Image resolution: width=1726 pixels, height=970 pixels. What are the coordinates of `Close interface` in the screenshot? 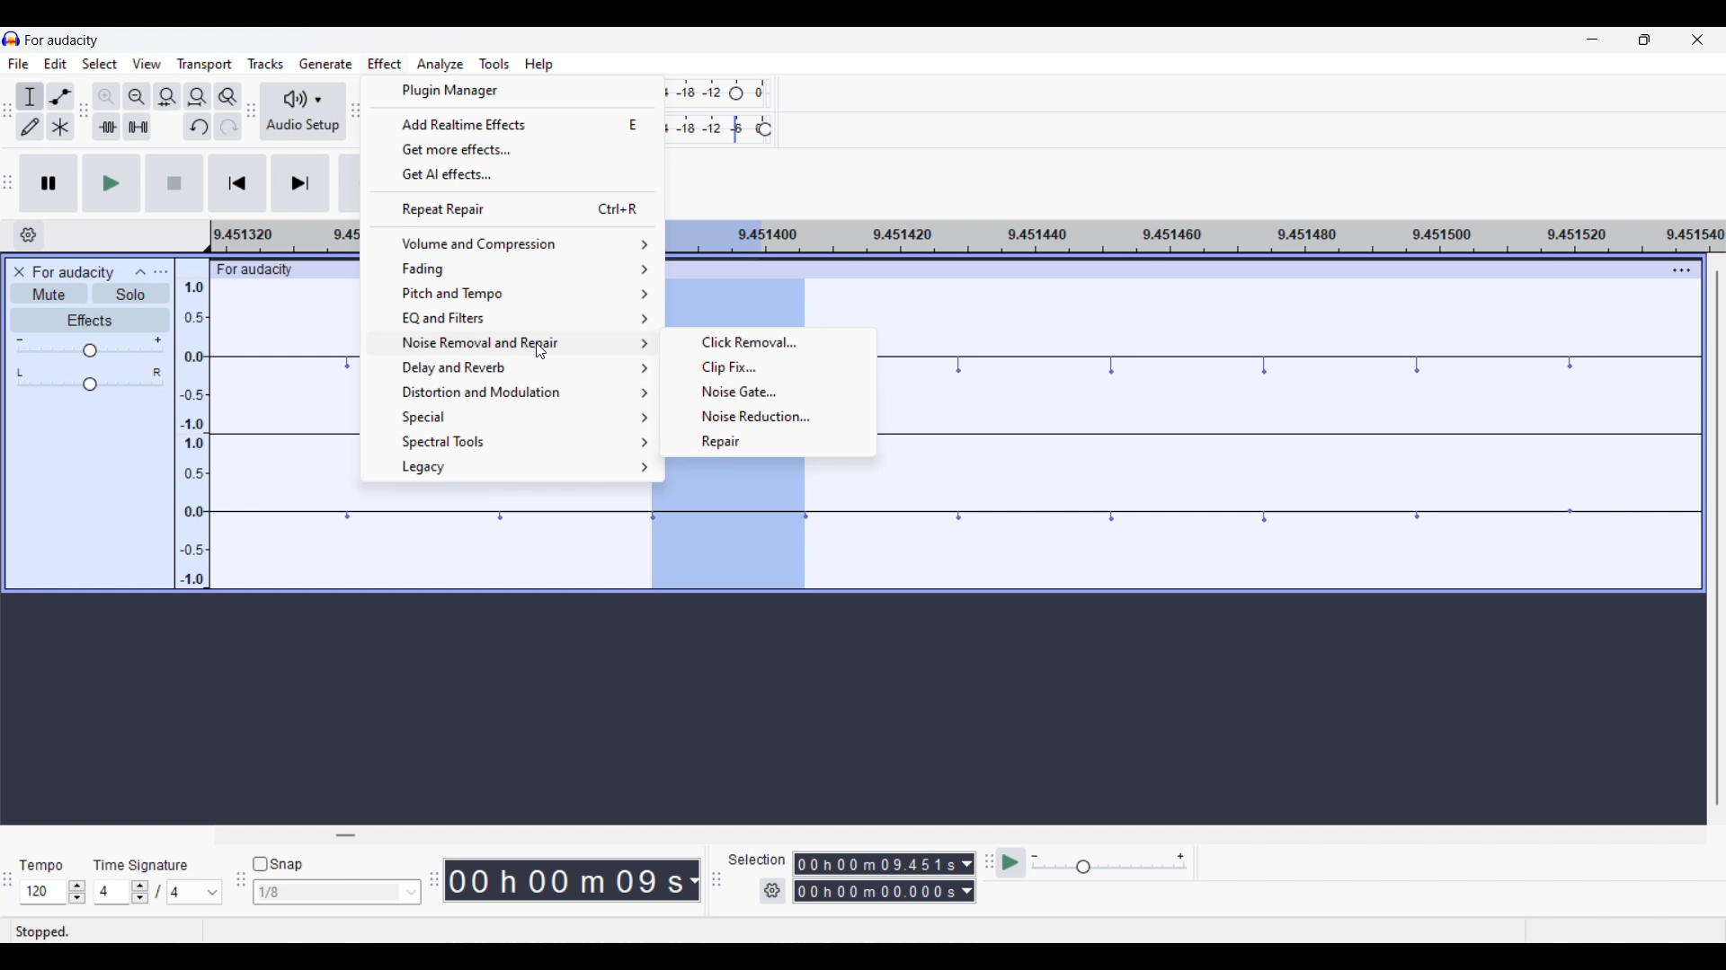 It's located at (1698, 40).